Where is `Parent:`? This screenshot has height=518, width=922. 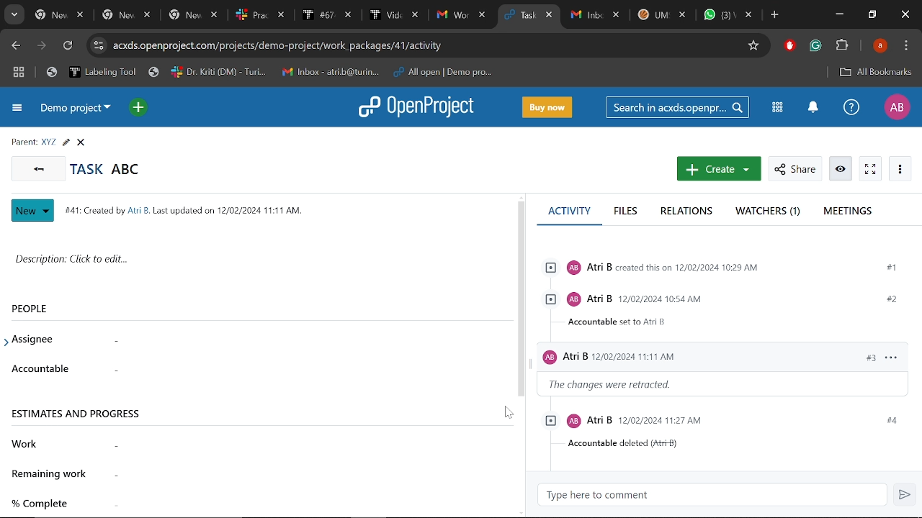 Parent: is located at coordinates (24, 142).